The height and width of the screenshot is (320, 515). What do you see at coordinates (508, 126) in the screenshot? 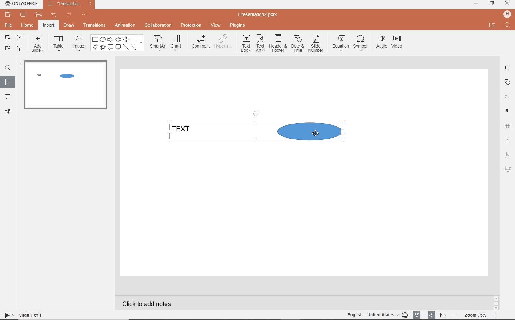
I see `TABLE SETTINGS` at bounding box center [508, 126].